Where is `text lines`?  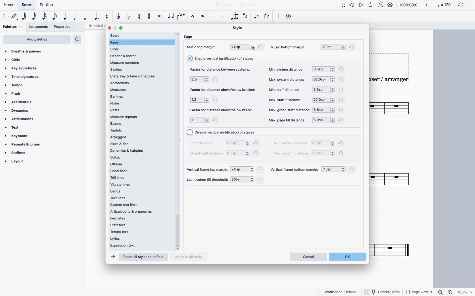
text lines is located at coordinates (123, 198).